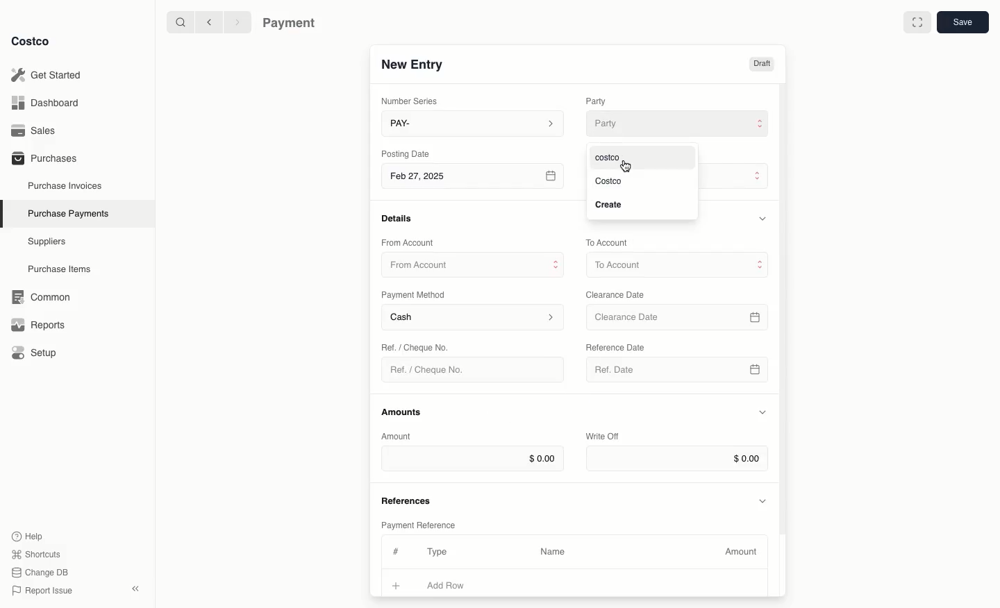  What do you see at coordinates (473, 264) in the screenshot?
I see `From Account` at bounding box center [473, 264].